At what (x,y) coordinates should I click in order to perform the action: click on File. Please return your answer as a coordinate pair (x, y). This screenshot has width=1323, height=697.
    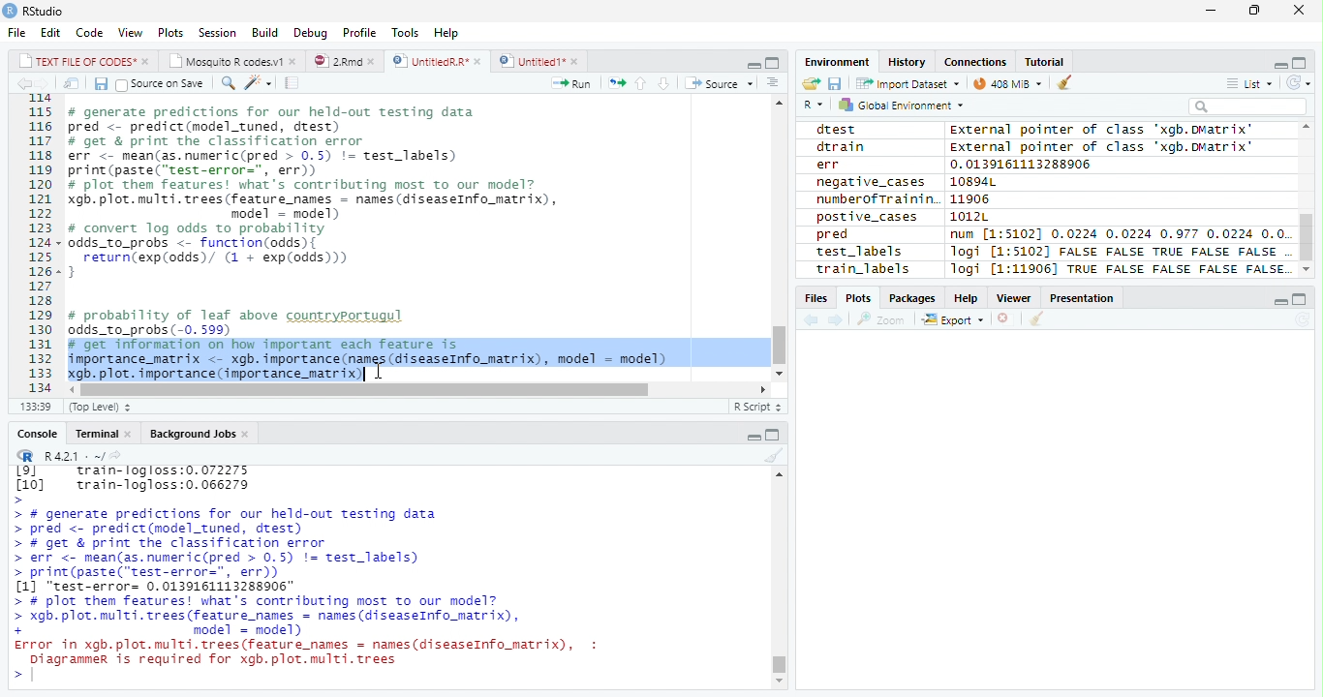
    Looking at the image, I should click on (15, 32).